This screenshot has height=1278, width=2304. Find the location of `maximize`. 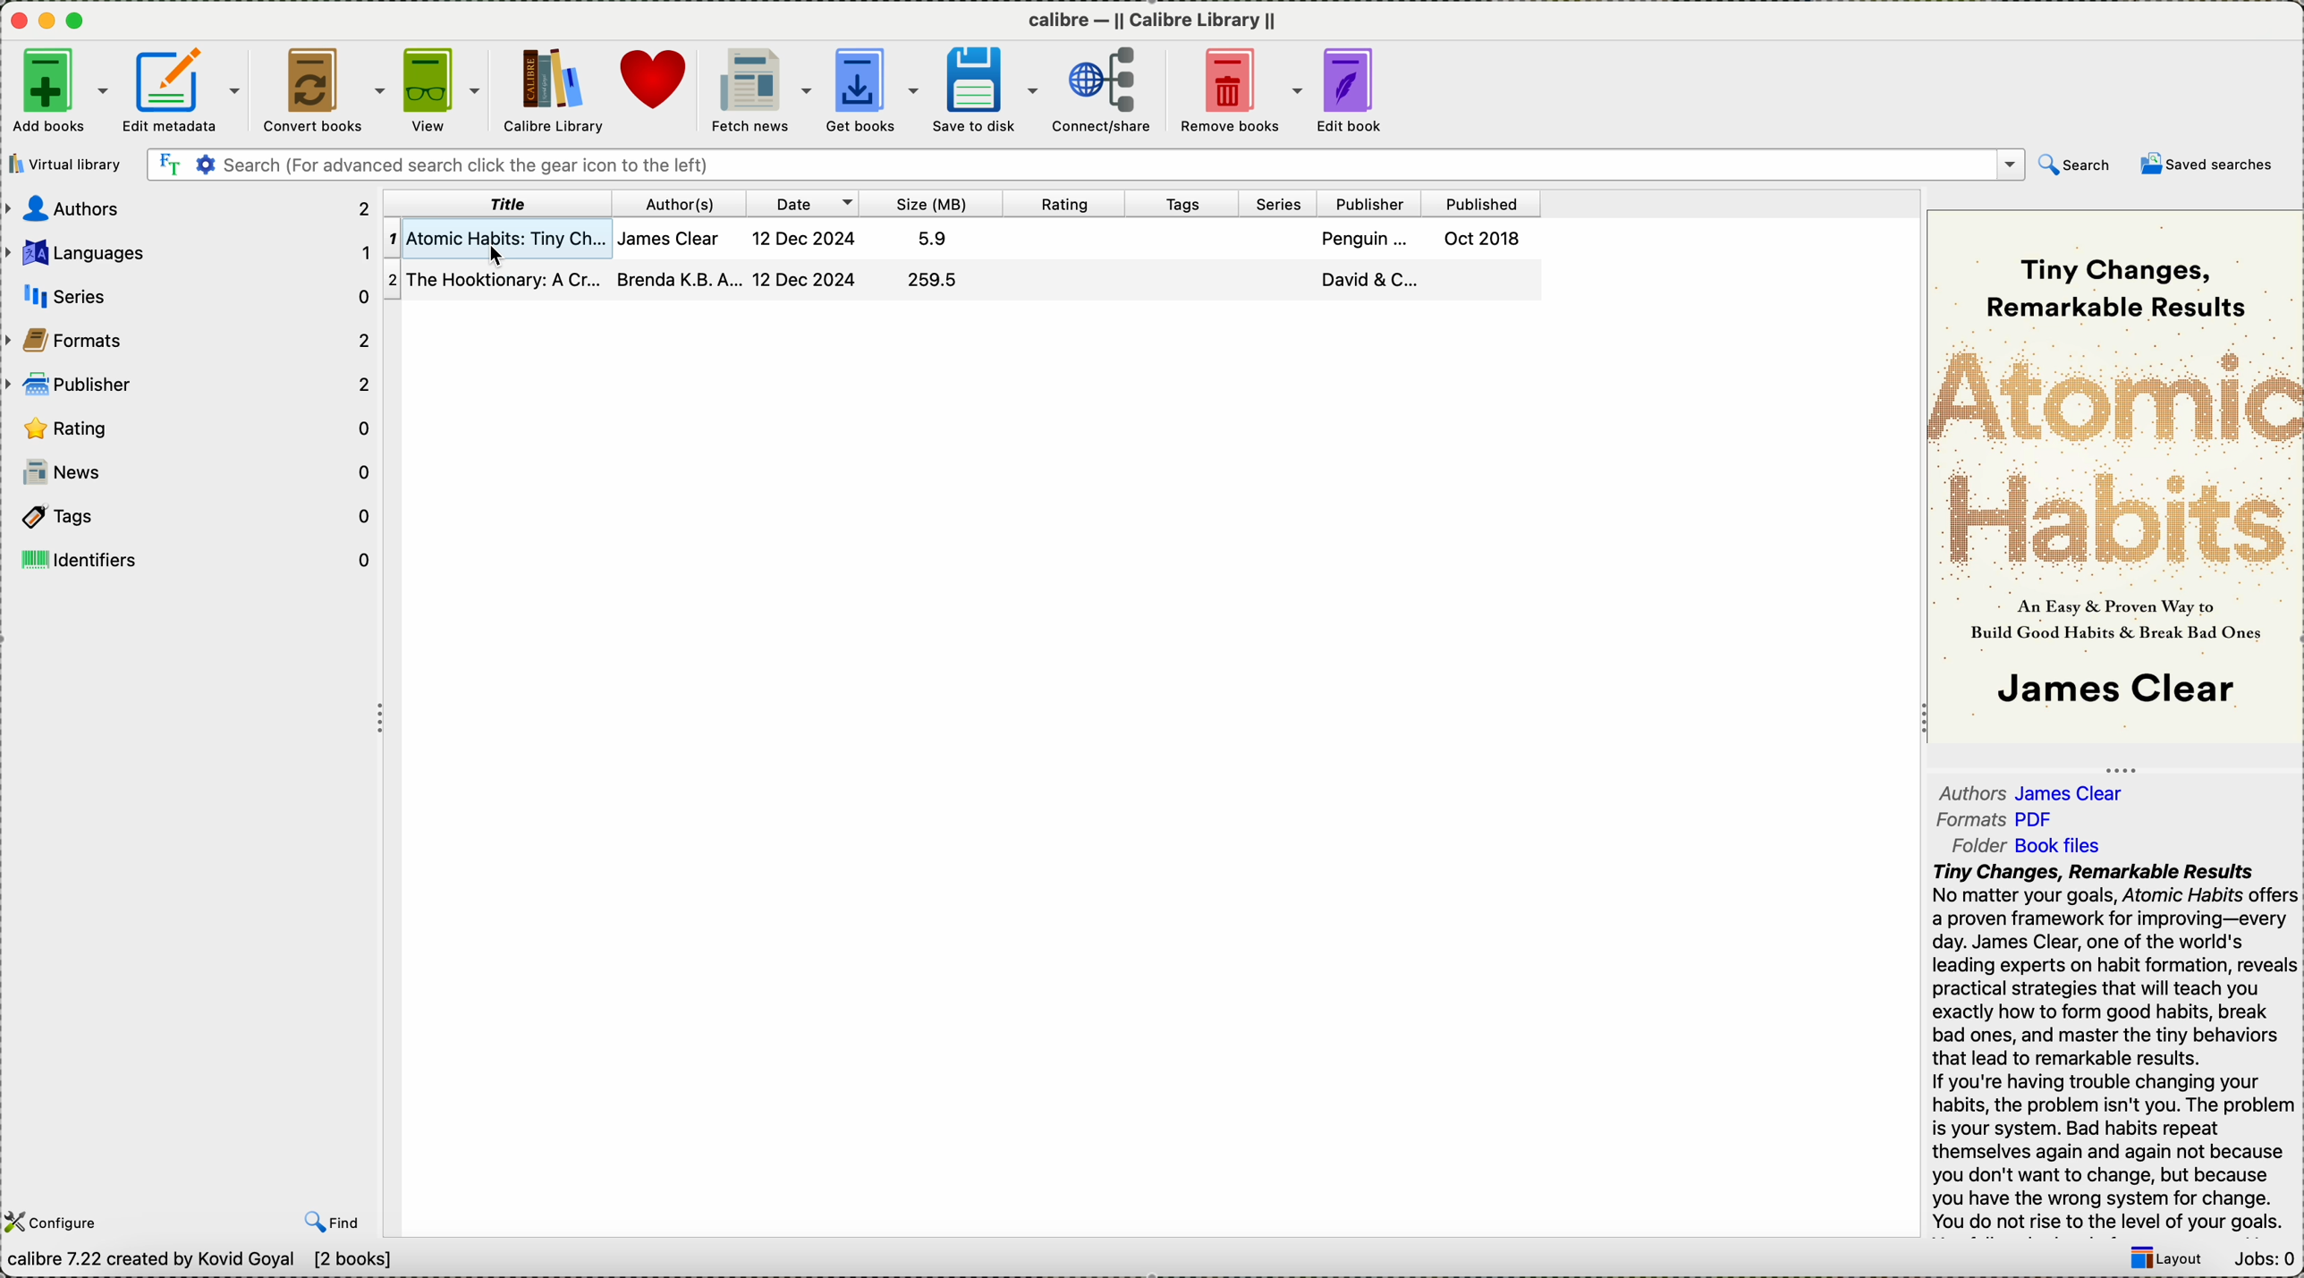

maximize is located at coordinates (79, 20).